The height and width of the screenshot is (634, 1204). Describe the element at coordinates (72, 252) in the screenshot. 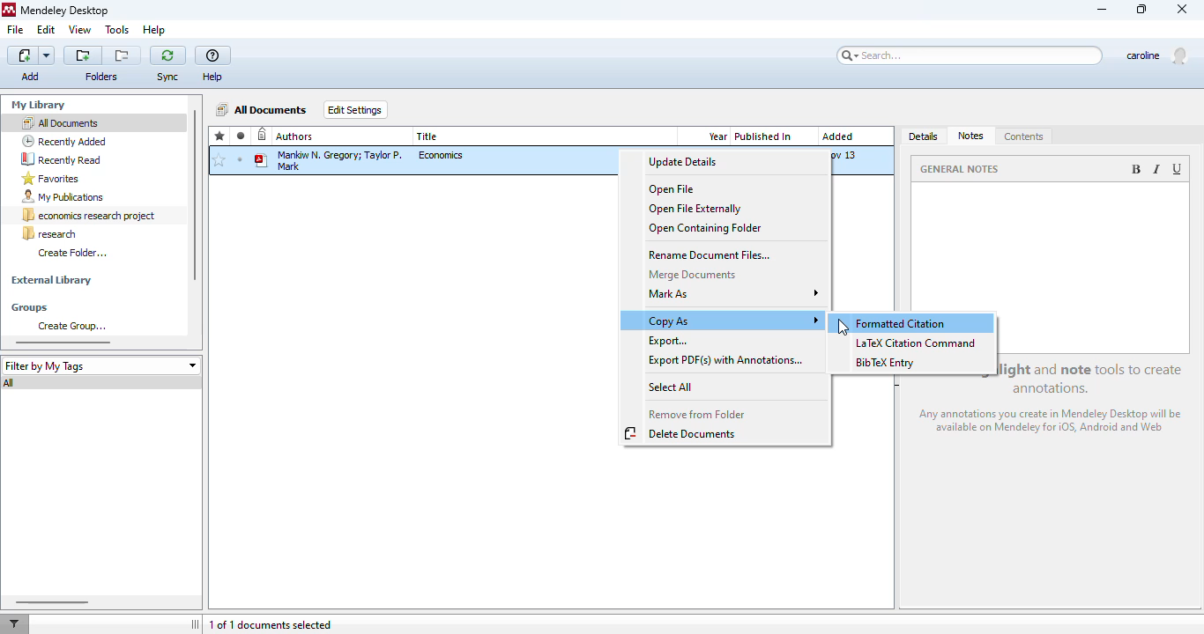

I see `create folder` at that location.